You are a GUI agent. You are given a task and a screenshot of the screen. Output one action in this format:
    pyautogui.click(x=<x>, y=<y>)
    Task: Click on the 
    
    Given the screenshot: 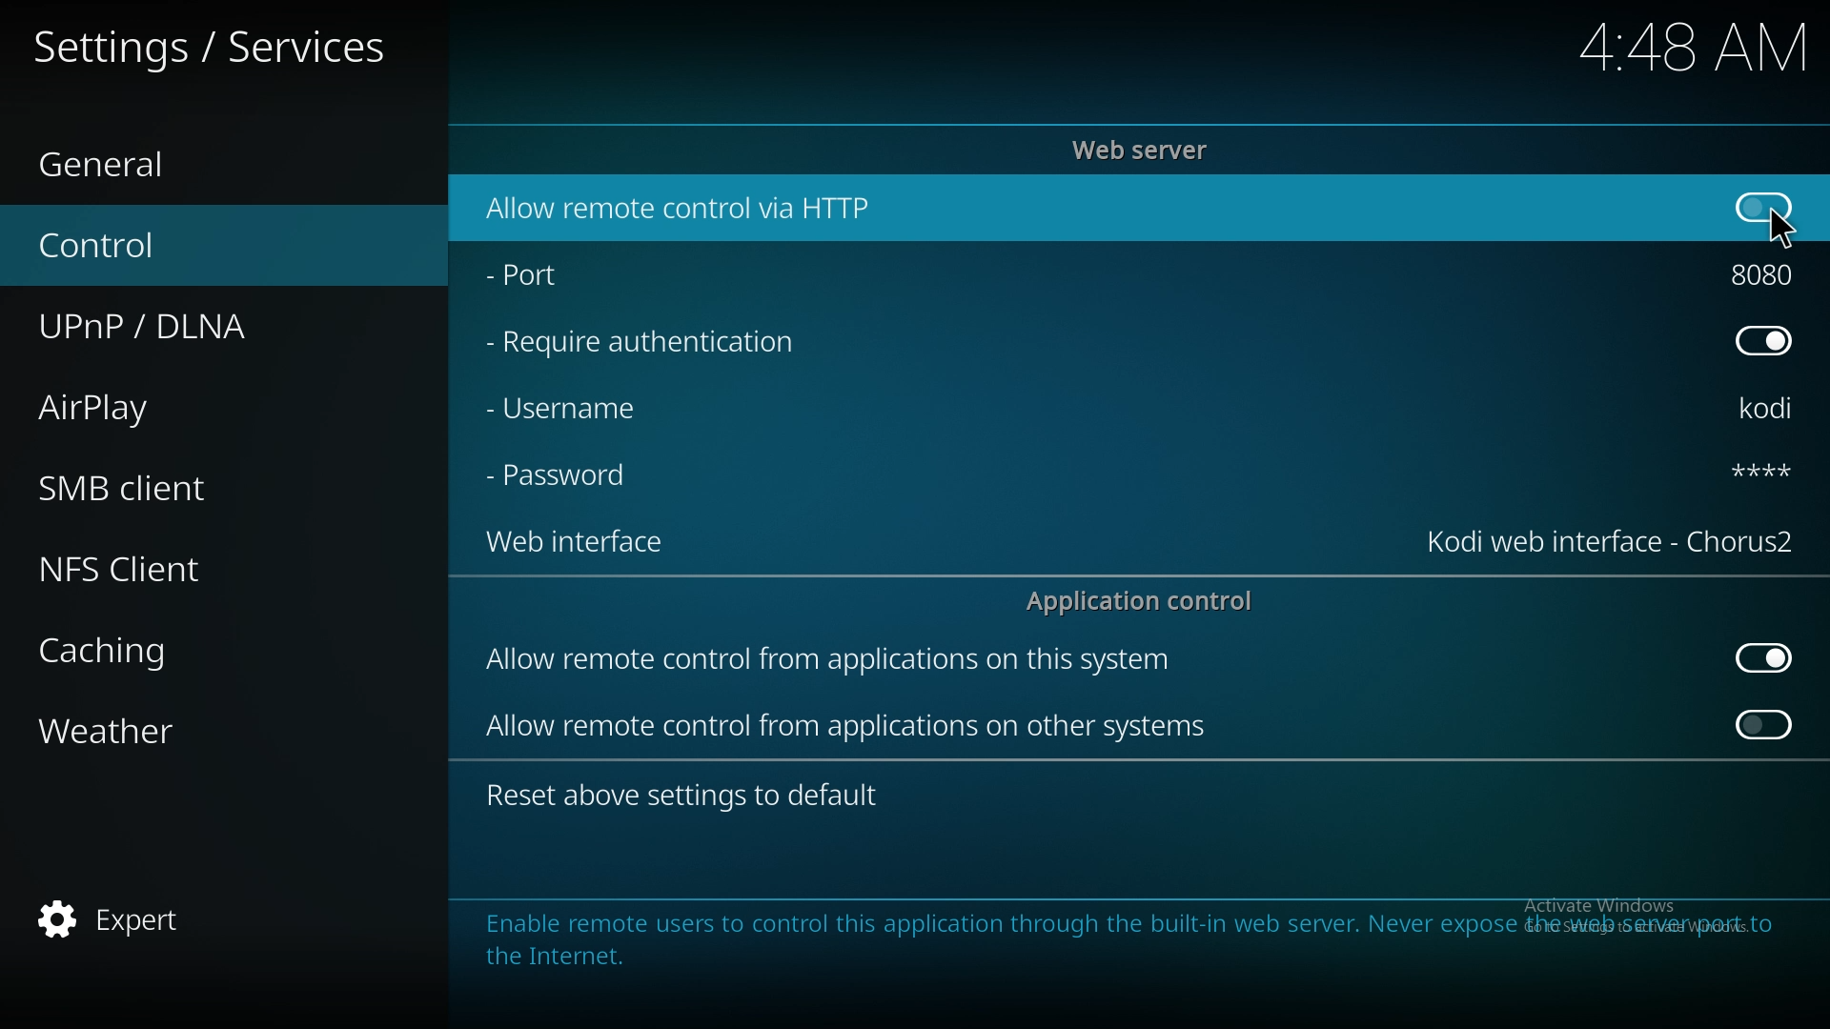 What is the action you would take?
    pyautogui.click(x=1668, y=47)
    